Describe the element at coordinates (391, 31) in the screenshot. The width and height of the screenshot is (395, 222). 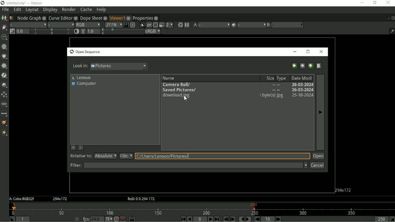
I see `Show/hide information bar` at that location.